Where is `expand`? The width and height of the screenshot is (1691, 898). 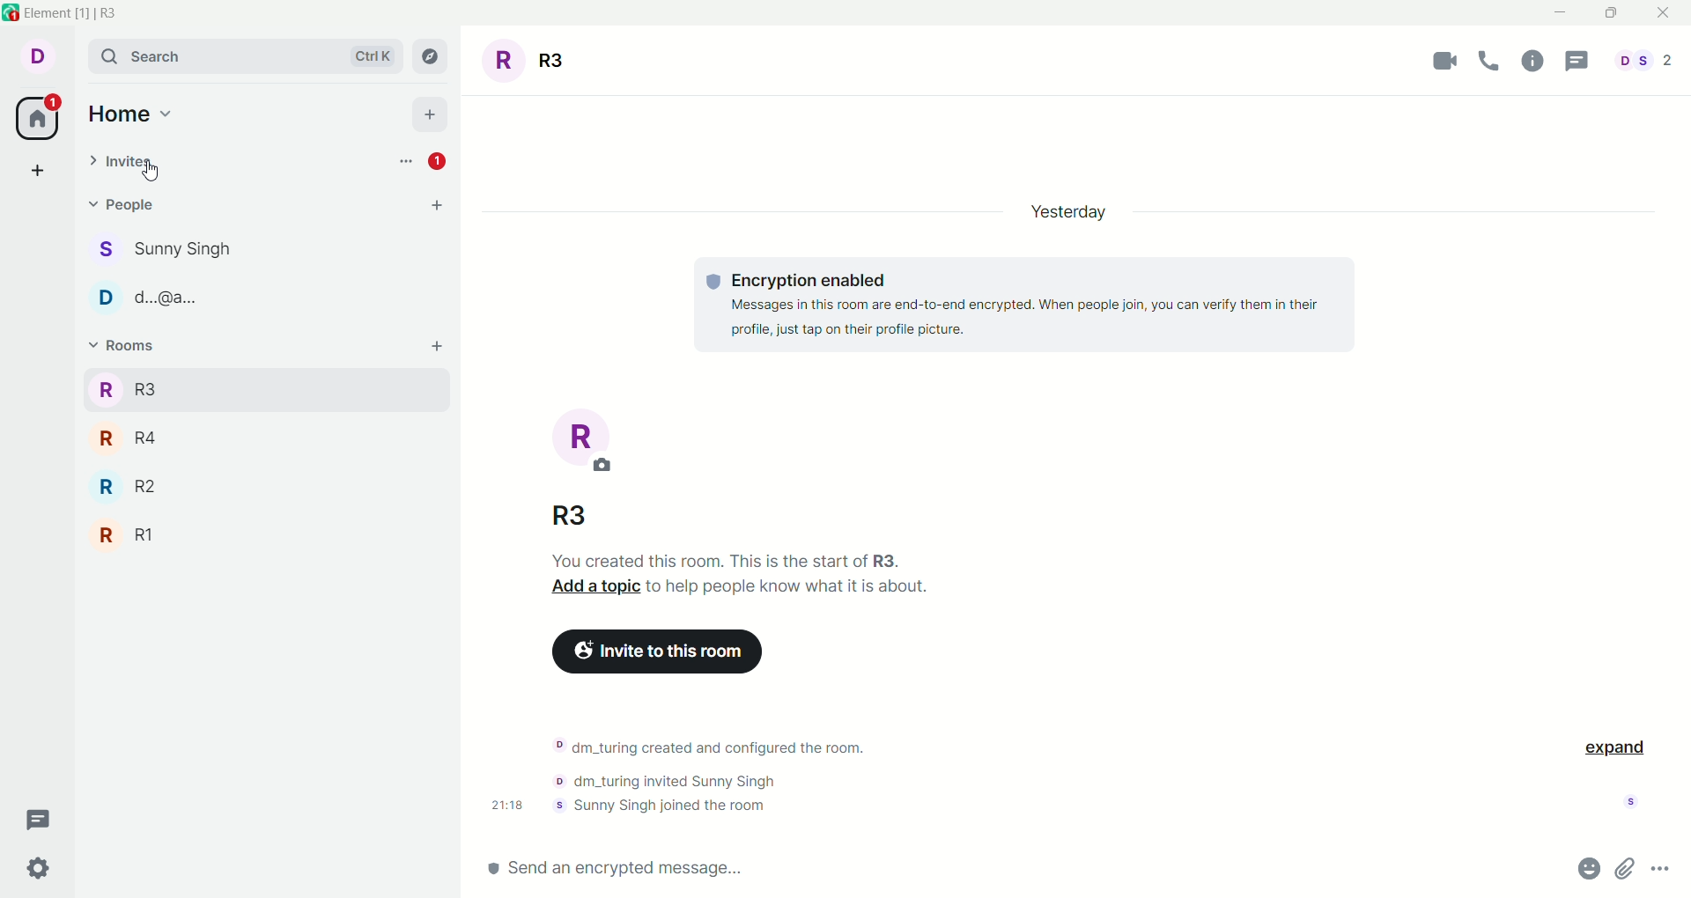
expand is located at coordinates (1621, 749).